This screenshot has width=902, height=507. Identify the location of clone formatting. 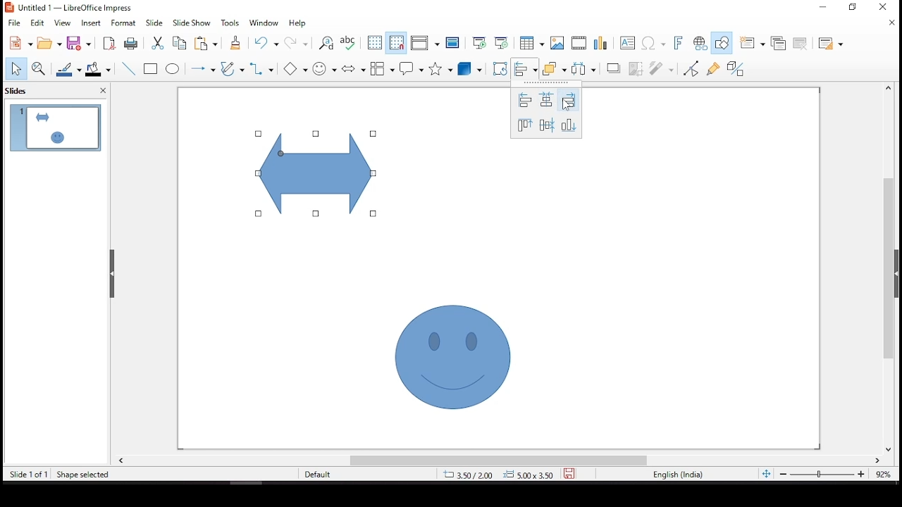
(238, 44).